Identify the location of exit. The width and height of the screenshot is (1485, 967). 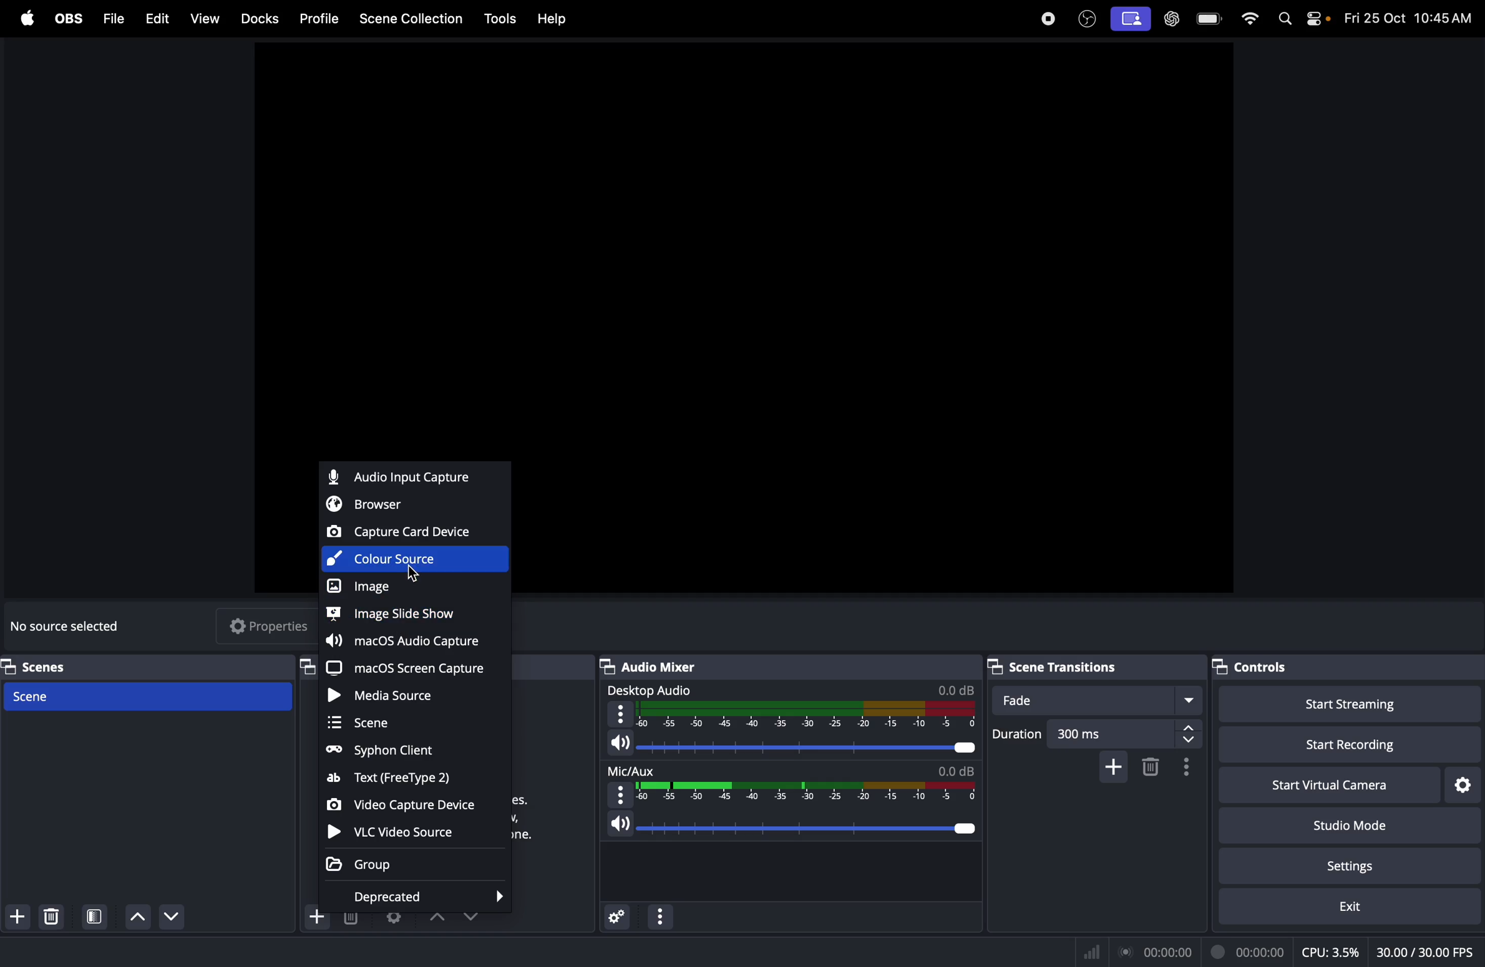
(1340, 907).